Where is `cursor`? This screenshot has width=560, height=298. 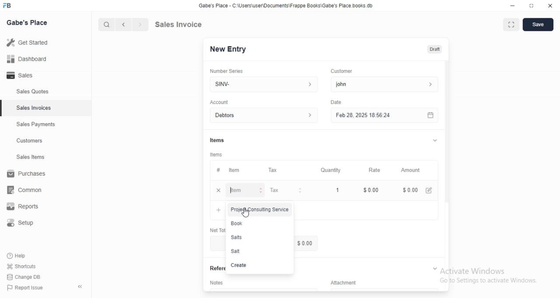
cursor is located at coordinates (247, 213).